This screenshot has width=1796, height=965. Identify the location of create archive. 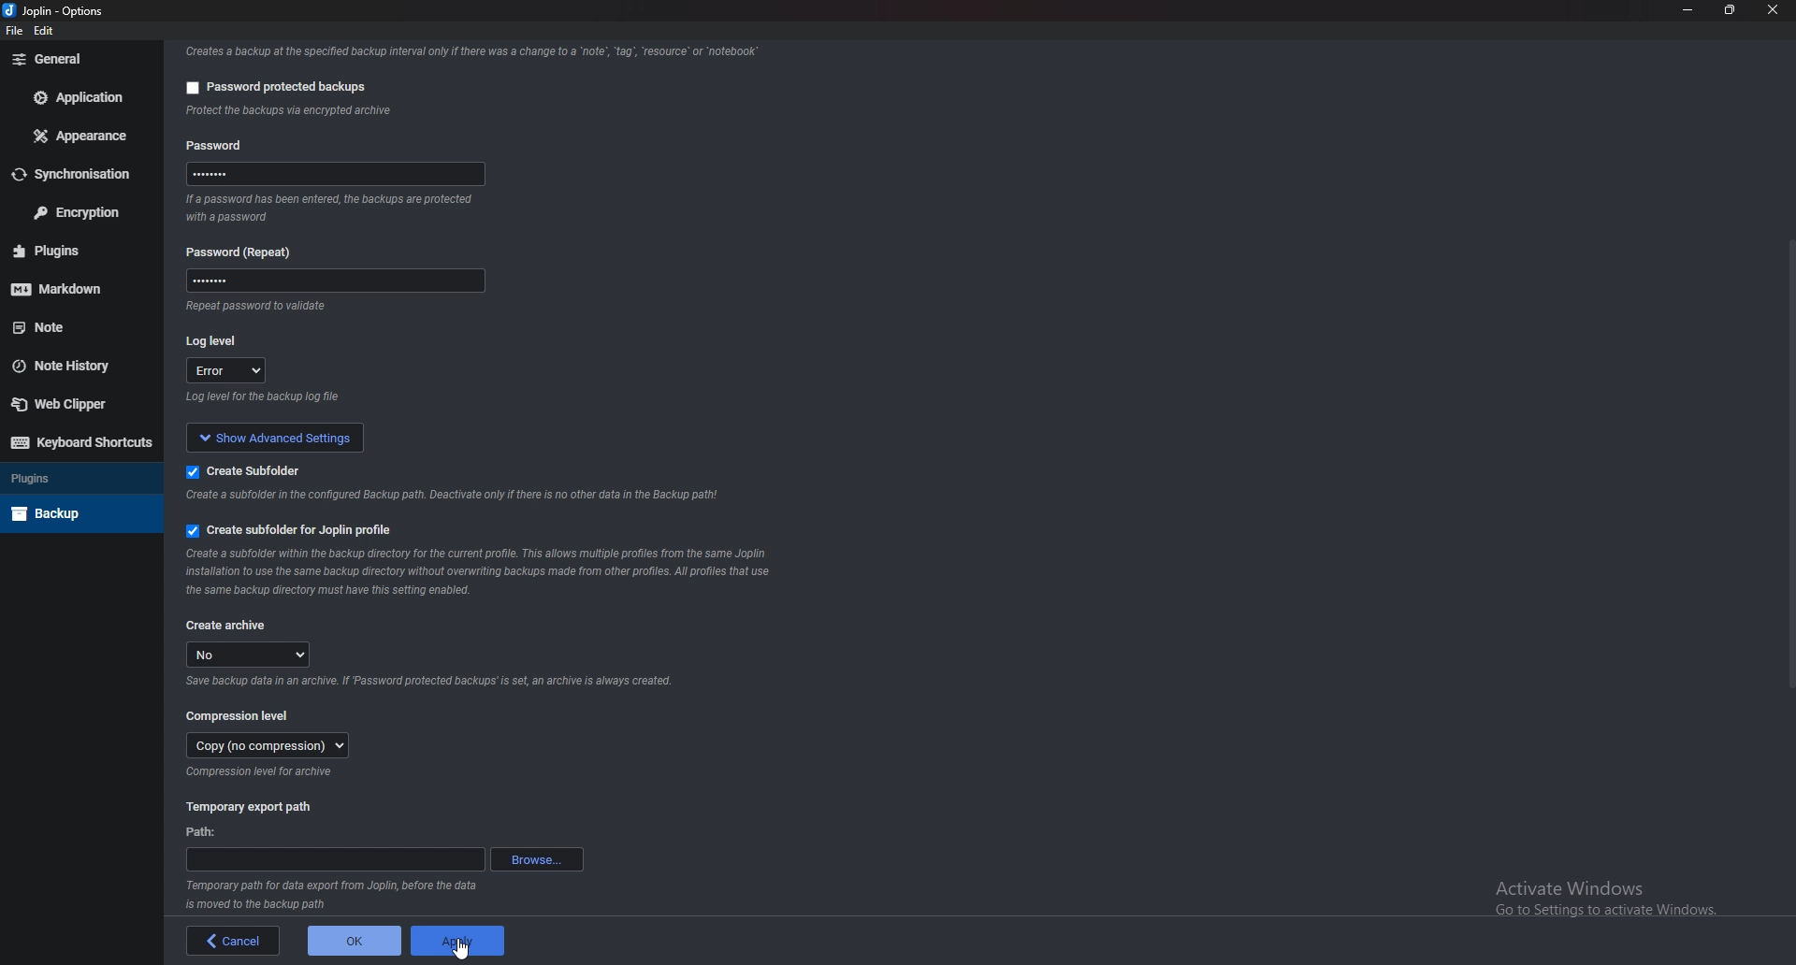
(228, 624).